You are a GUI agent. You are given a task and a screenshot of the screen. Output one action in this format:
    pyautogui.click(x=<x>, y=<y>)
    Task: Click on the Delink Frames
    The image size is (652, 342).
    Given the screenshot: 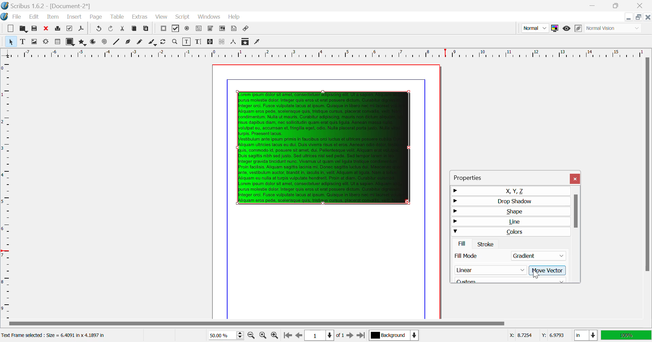 What is the action you would take?
    pyautogui.click(x=222, y=42)
    